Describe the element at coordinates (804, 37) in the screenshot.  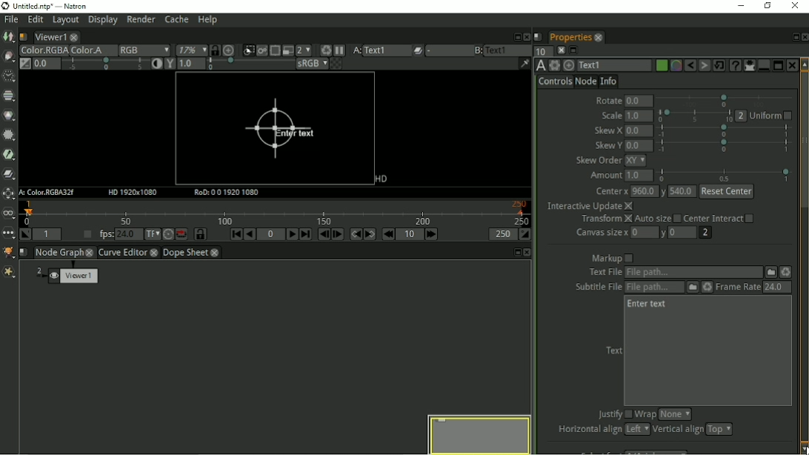
I see `Close` at that location.